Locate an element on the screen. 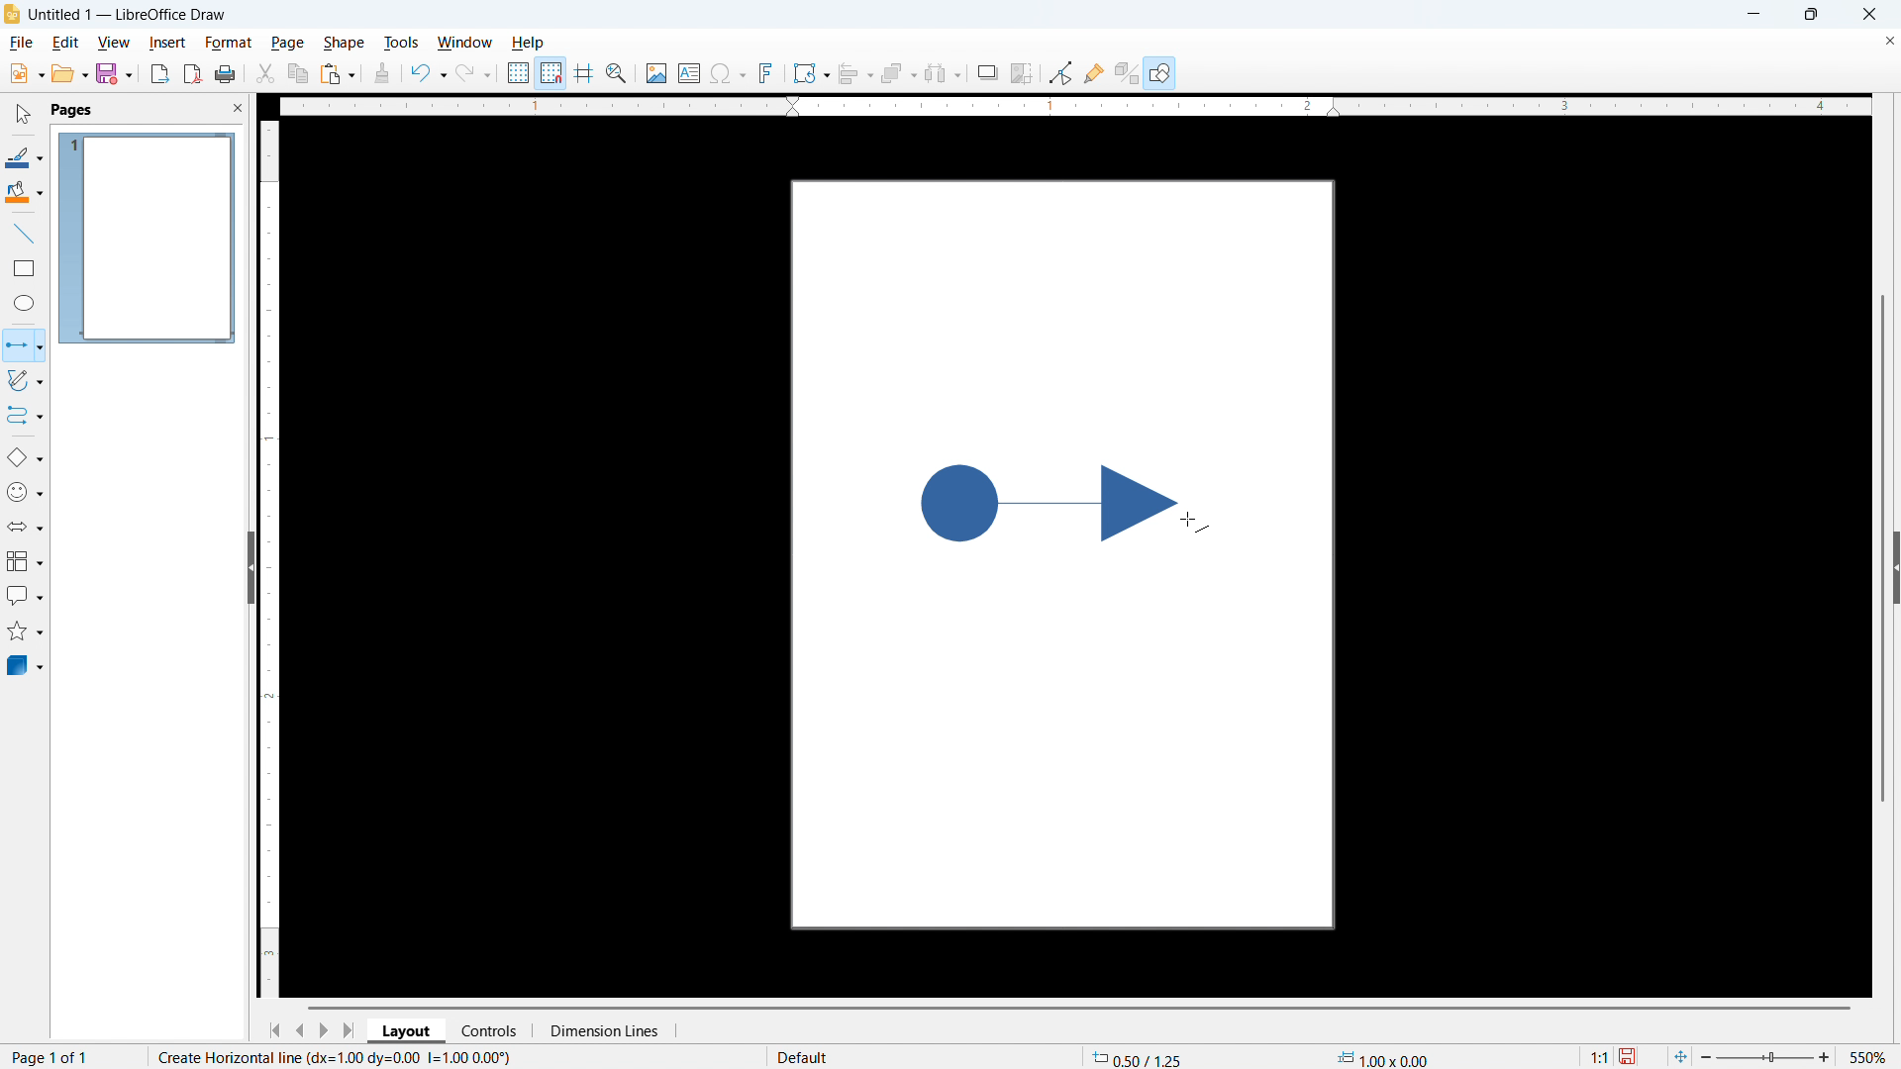 The width and height of the screenshot is (1901, 1069). minimise  is located at coordinates (1752, 14).